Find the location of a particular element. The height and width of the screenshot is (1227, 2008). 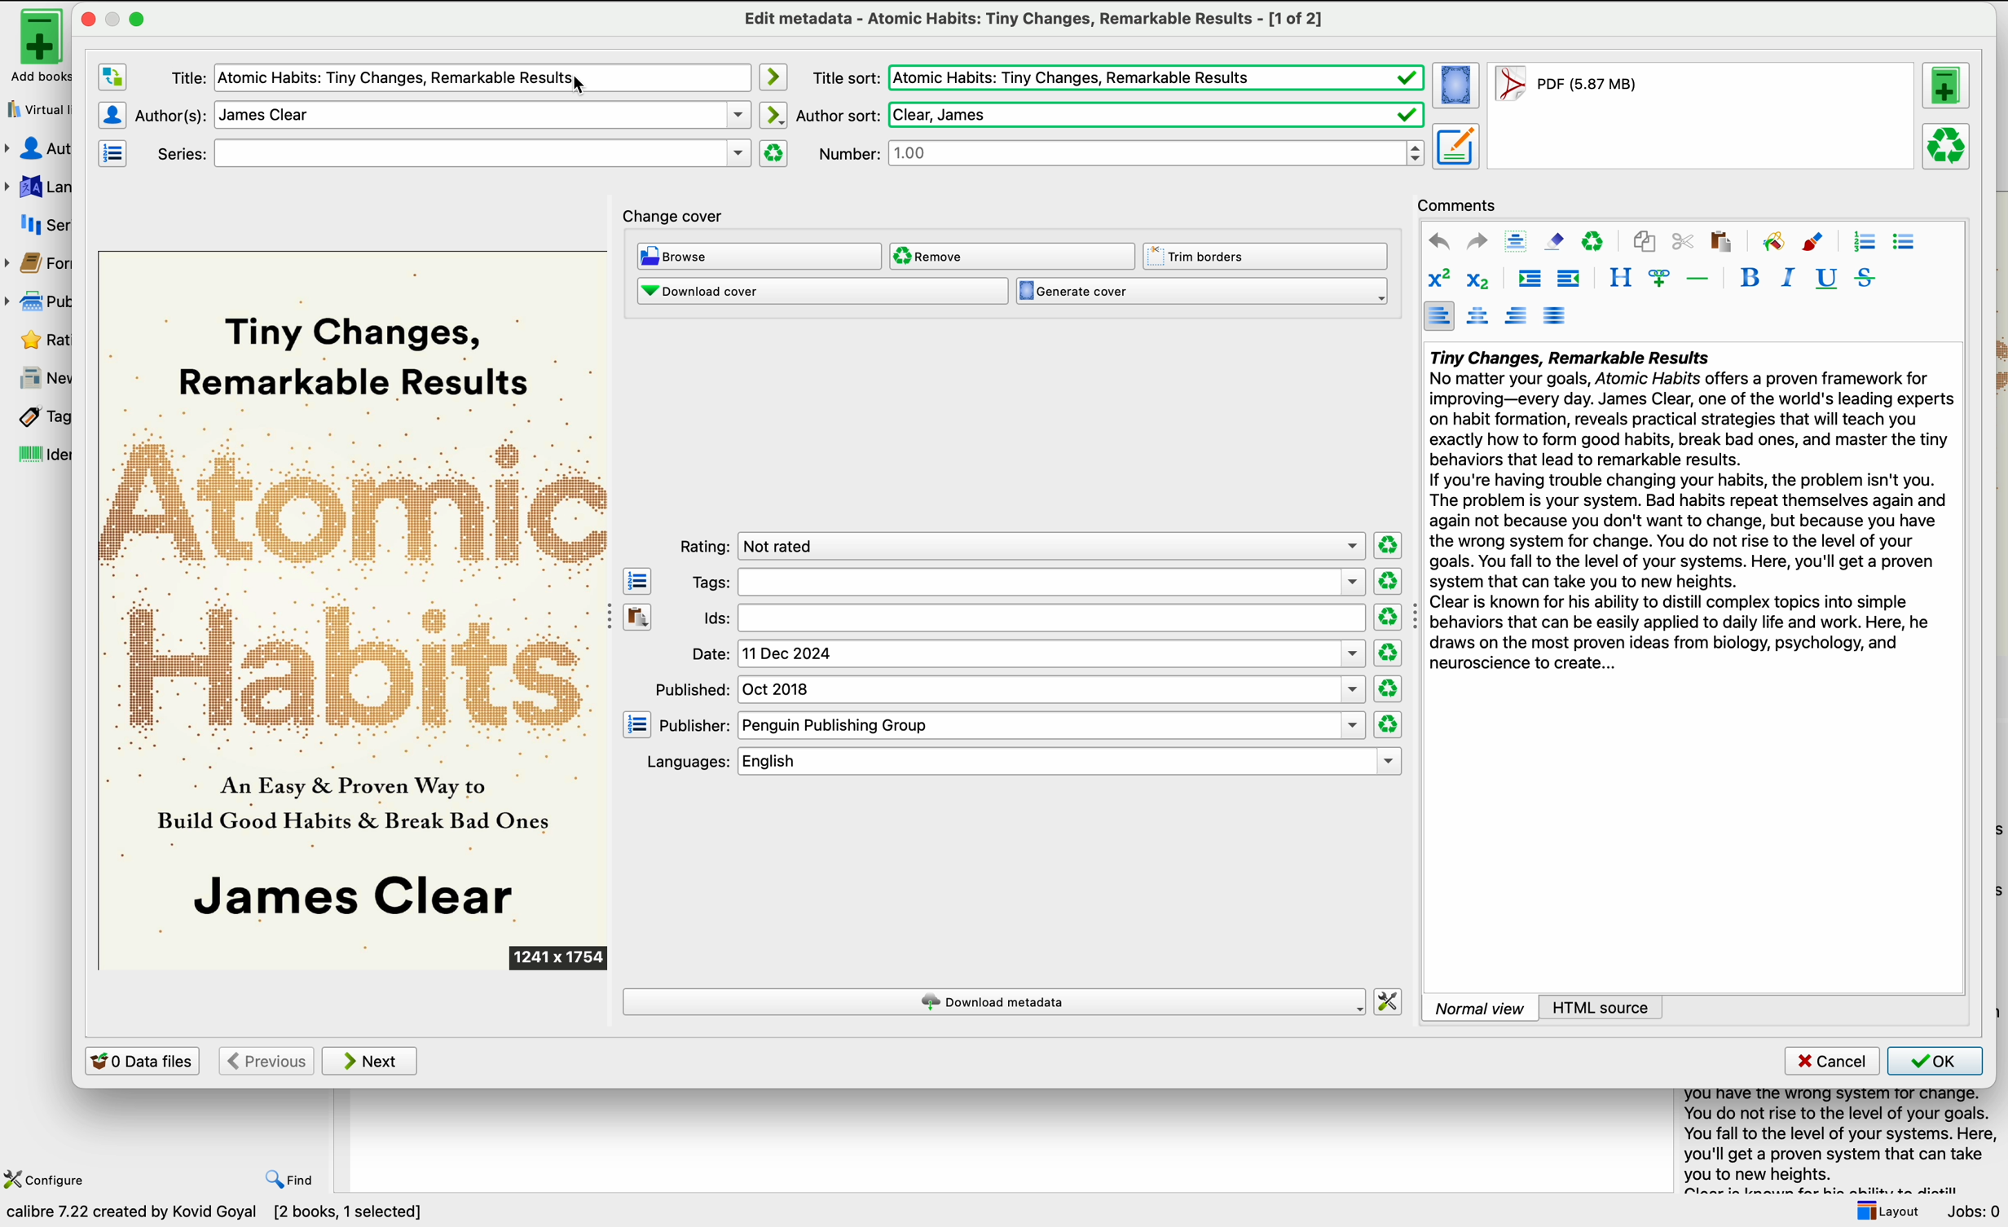

clear series is located at coordinates (774, 153).